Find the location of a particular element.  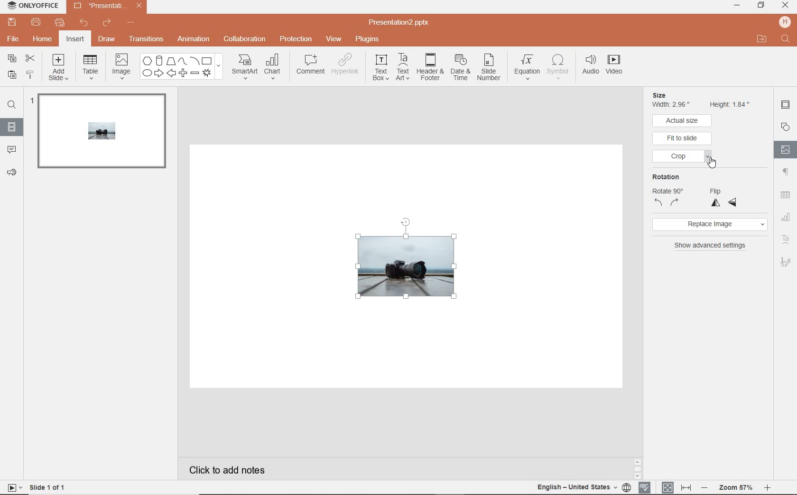

add slide is located at coordinates (59, 67).